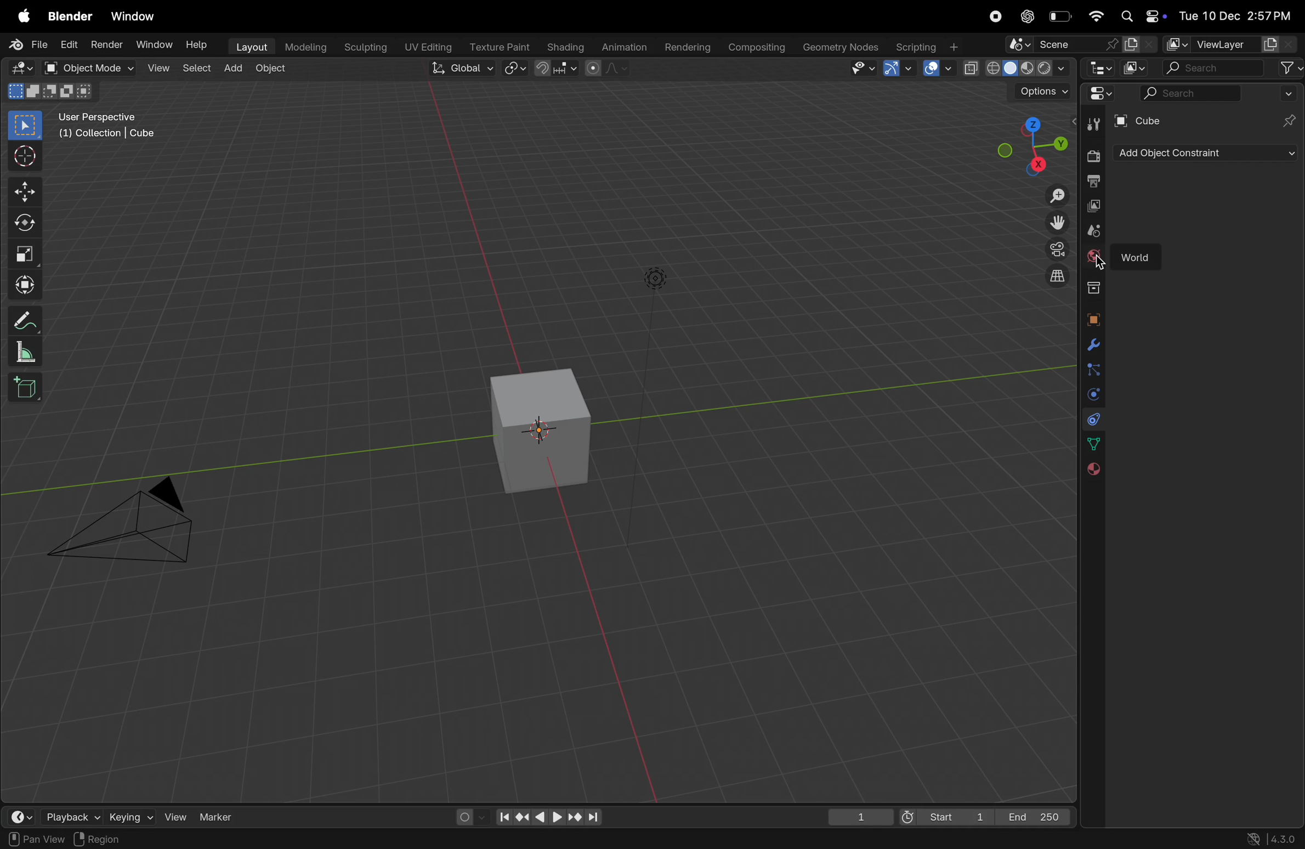  I want to click on Modelling, so click(306, 47).